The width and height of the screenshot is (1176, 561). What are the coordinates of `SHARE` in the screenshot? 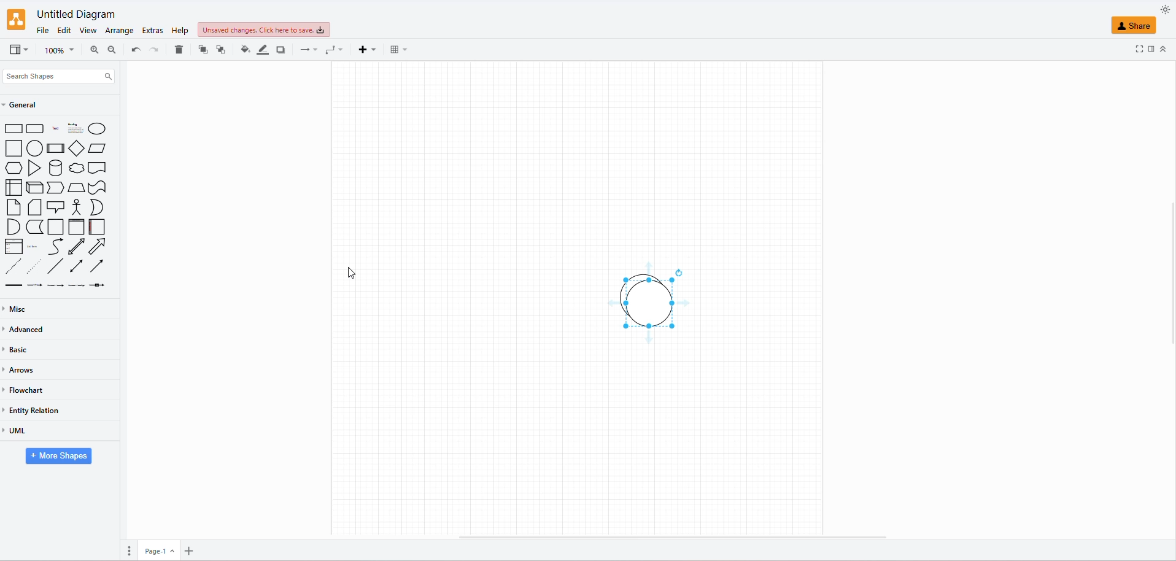 It's located at (1135, 26).